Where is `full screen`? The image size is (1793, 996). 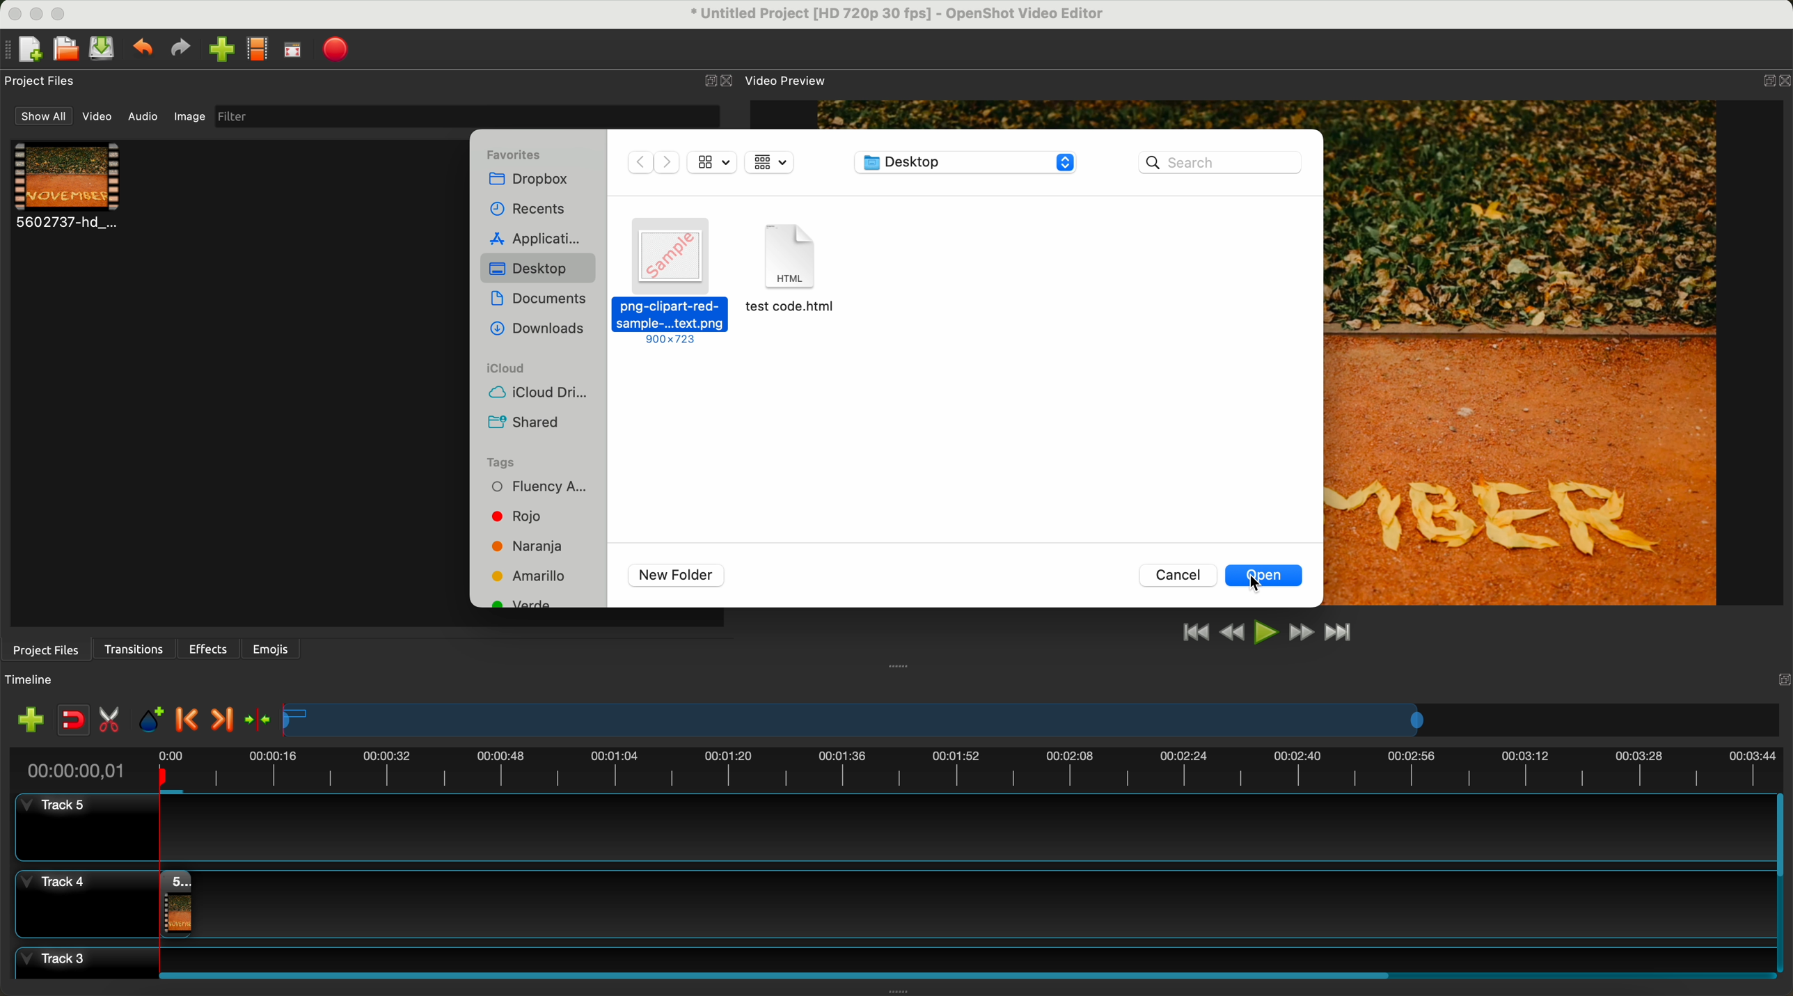 full screen is located at coordinates (294, 53).